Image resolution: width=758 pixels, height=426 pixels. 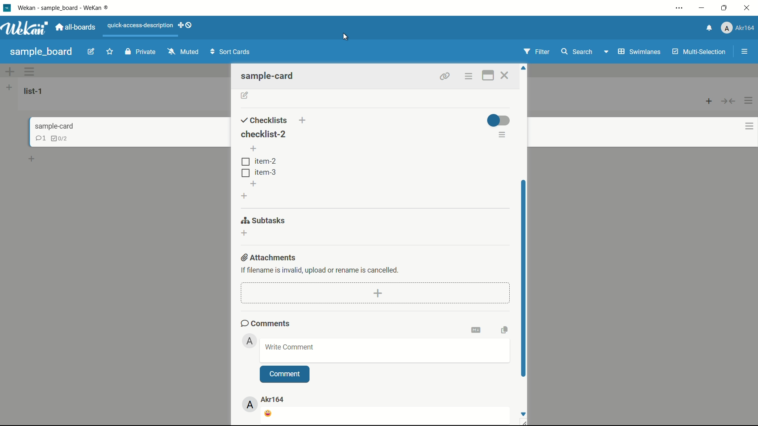 What do you see at coordinates (68, 7) in the screenshot?
I see `app name` at bounding box center [68, 7].